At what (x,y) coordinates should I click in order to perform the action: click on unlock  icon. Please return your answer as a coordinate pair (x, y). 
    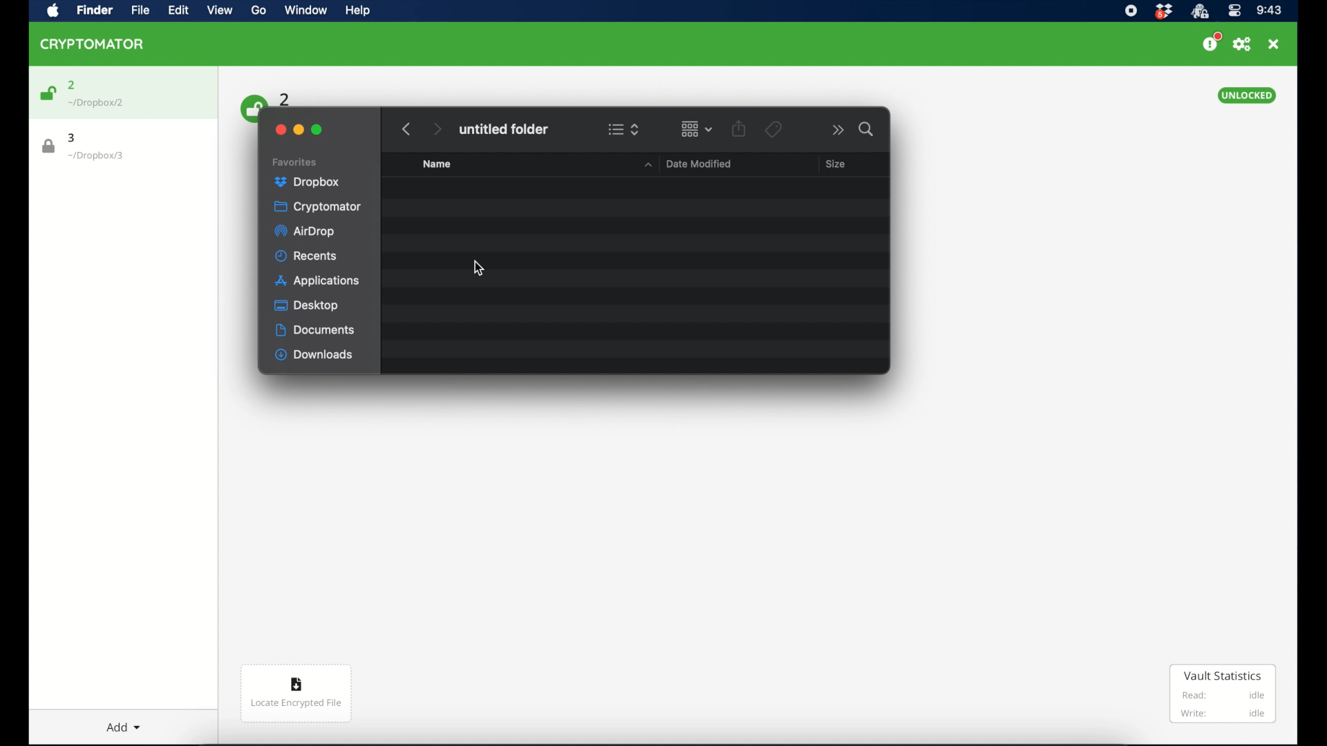
    Looking at the image, I should click on (47, 93).